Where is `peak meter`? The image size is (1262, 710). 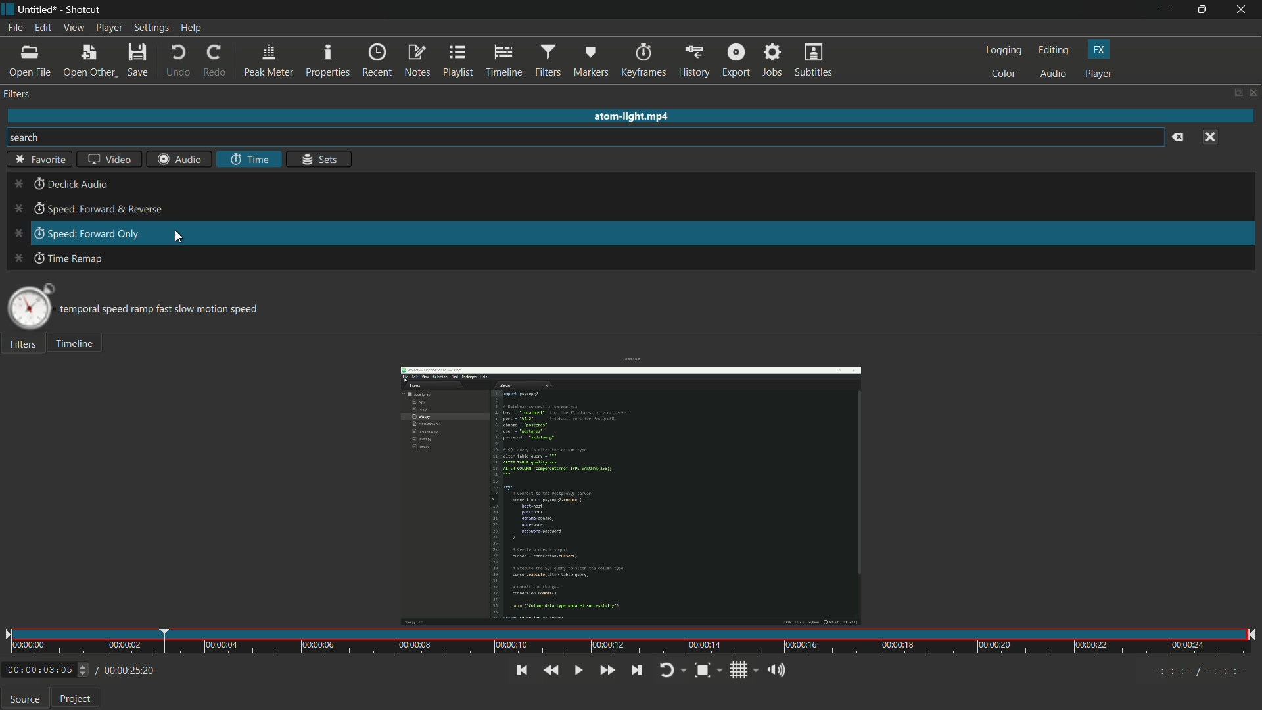
peak meter is located at coordinates (267, 61).